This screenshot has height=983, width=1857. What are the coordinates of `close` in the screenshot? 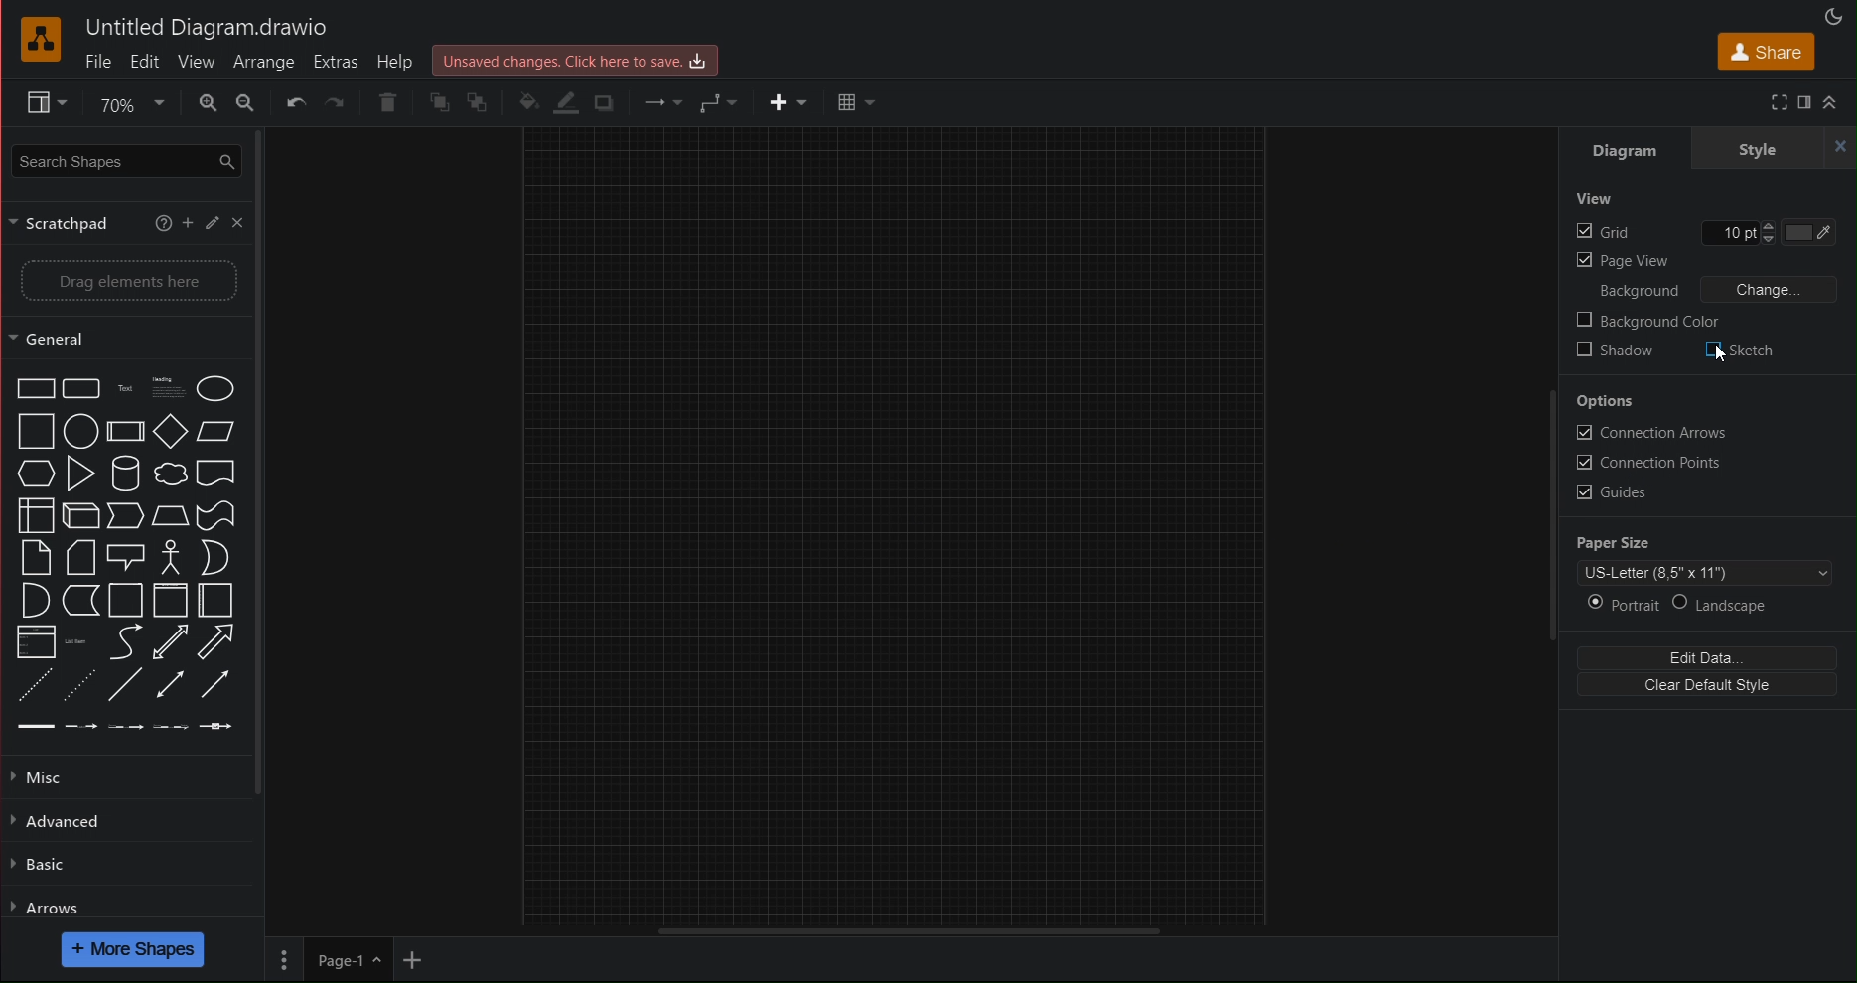 It's located at (1838, 150).